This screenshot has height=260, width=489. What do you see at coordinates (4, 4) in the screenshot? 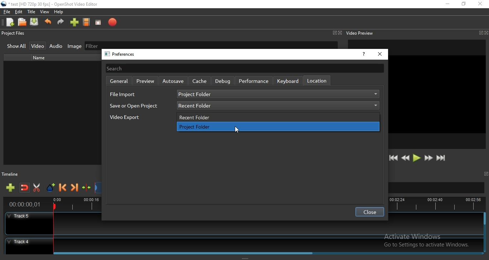
I see `Openshot Desktop icon` at bounding box center [4, 4].